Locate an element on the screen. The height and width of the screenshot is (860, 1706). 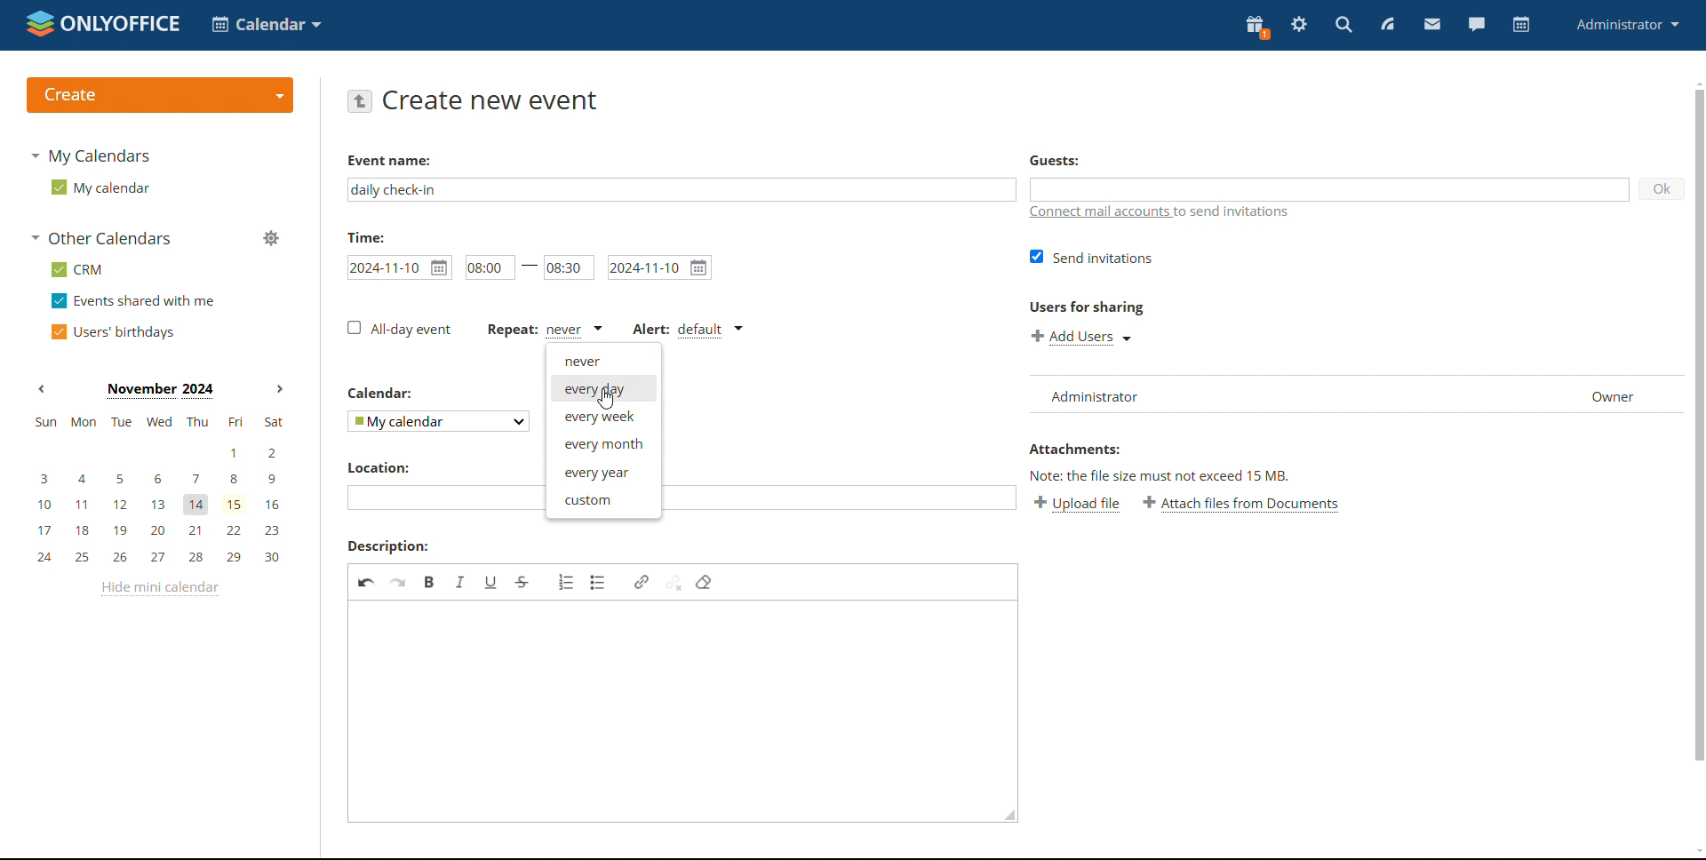
resize box is located at coordinates (1010, 816).